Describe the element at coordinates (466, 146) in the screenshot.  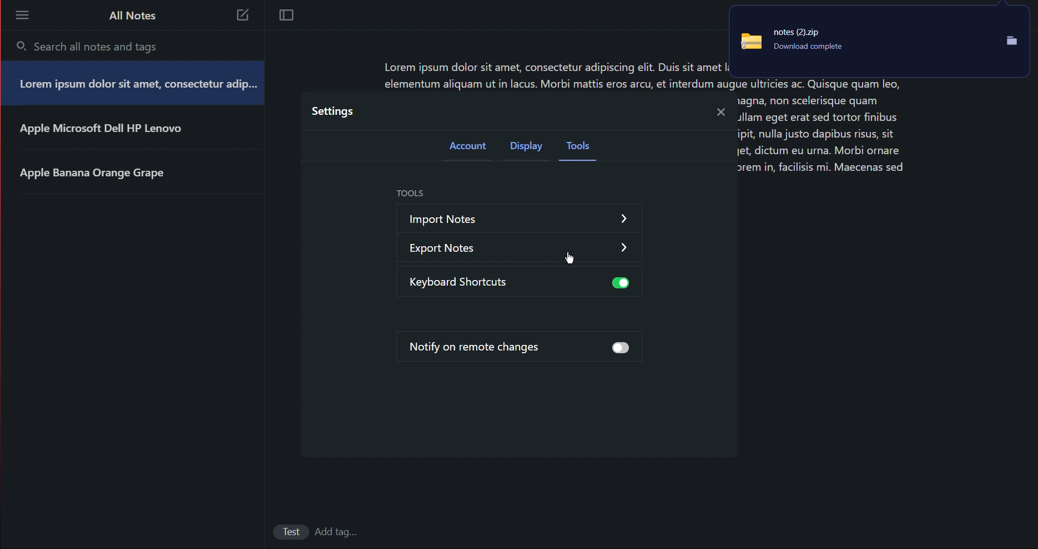
I see `Account` at that location.